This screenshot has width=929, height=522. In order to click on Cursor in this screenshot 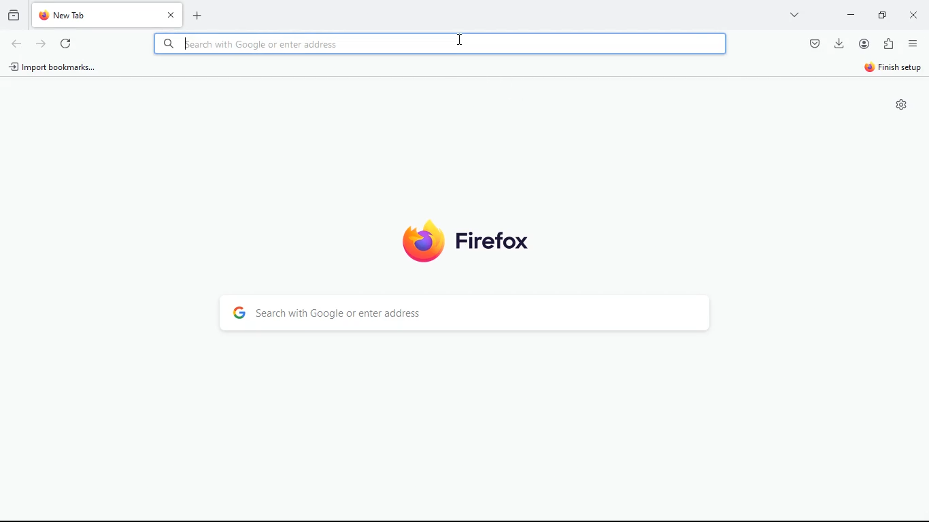, I will do `click(462, 40)`.